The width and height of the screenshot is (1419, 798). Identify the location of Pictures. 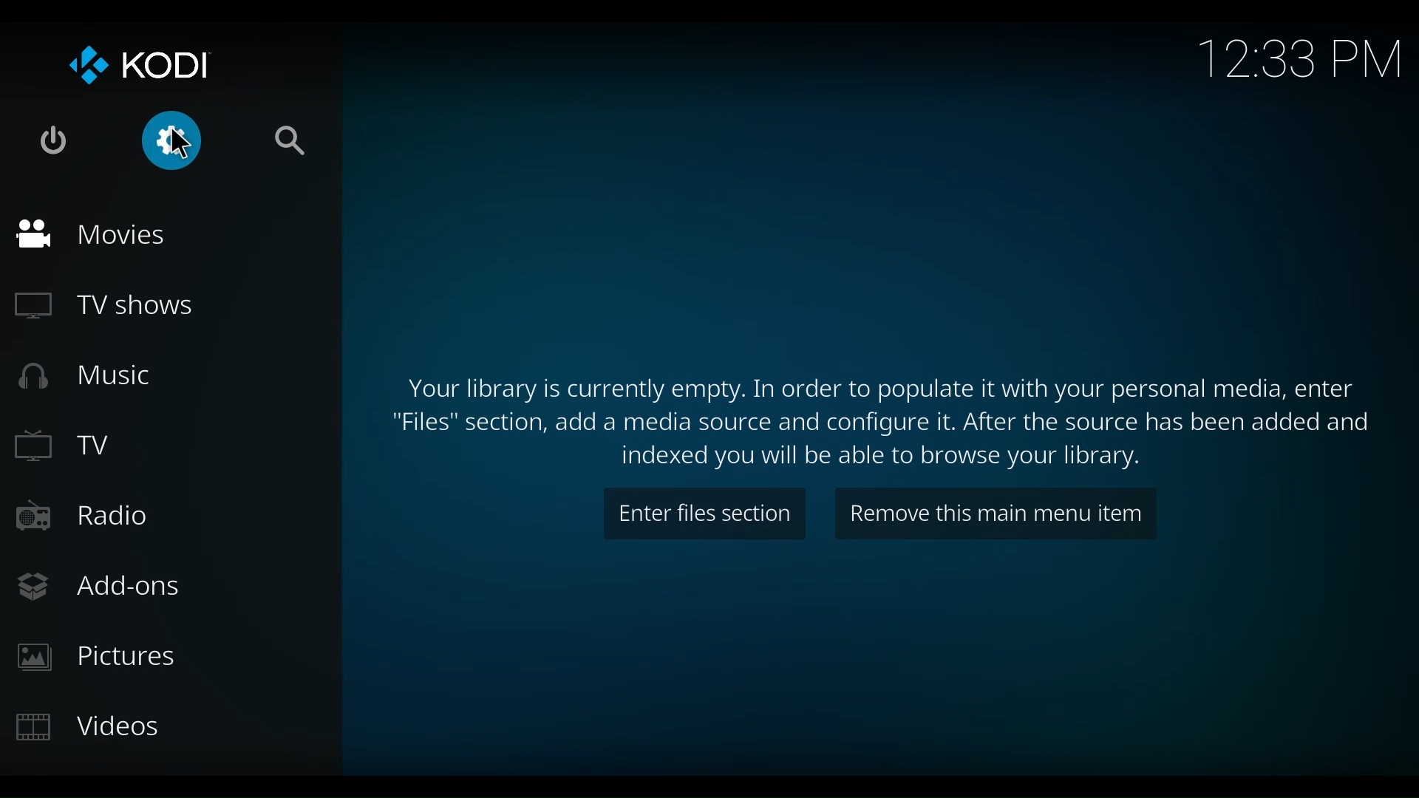
(99, 655).